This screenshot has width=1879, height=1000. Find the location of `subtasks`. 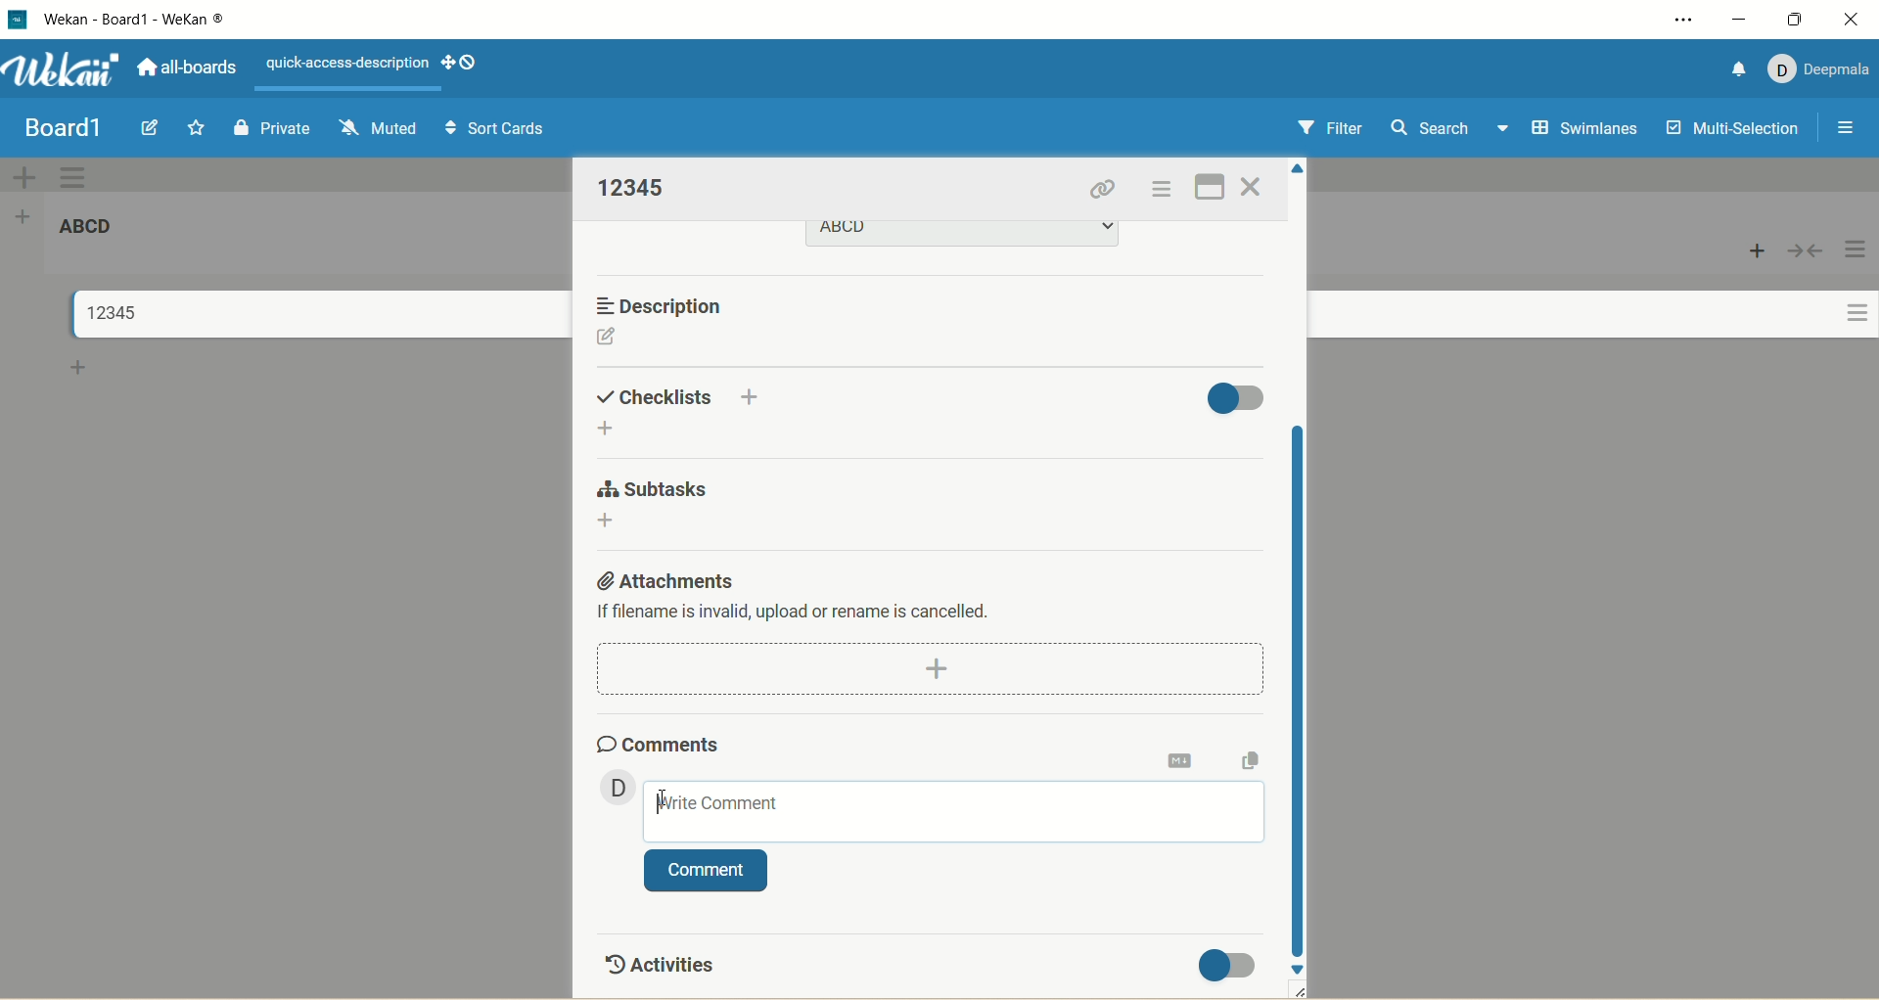

subtasks is located at coordinates (650, 489).